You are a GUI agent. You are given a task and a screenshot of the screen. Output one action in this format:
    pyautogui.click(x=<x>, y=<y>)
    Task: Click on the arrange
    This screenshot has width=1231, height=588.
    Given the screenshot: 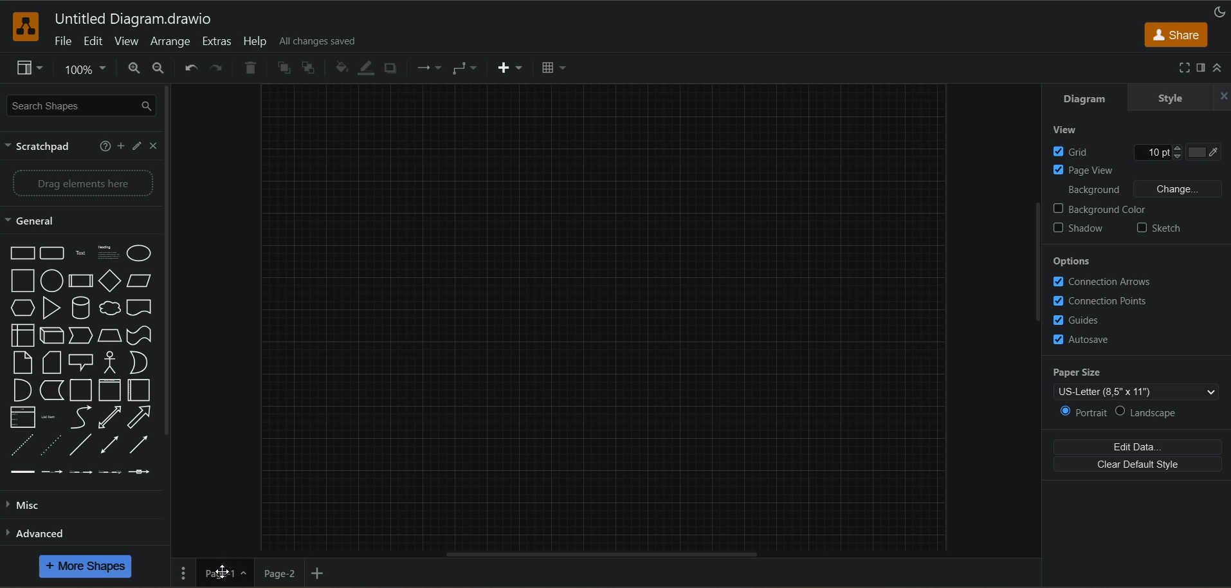 What is the action you would take?
    pyautogui.click(x=171, y=42)
    